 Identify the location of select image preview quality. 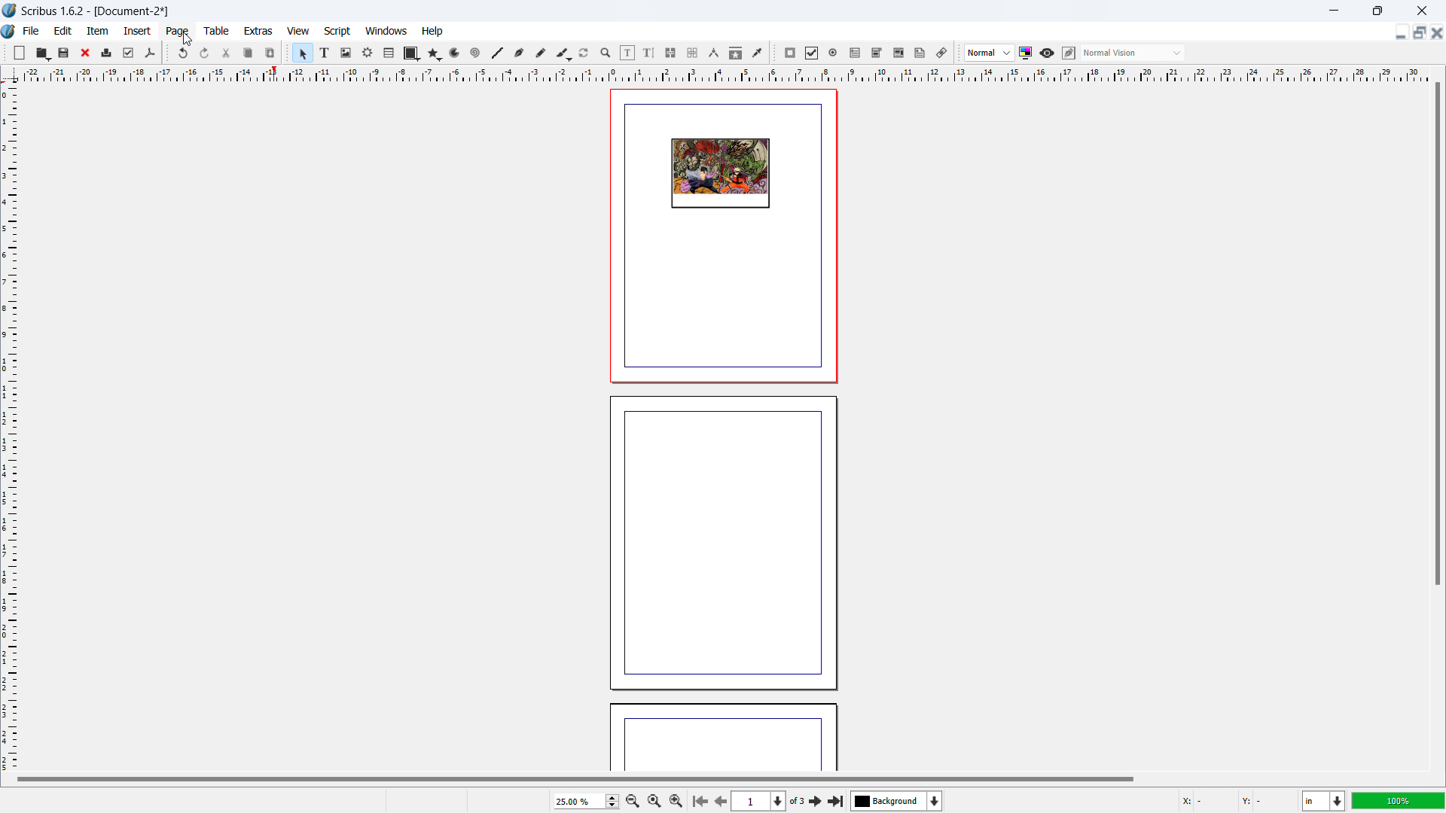
(990, 53).